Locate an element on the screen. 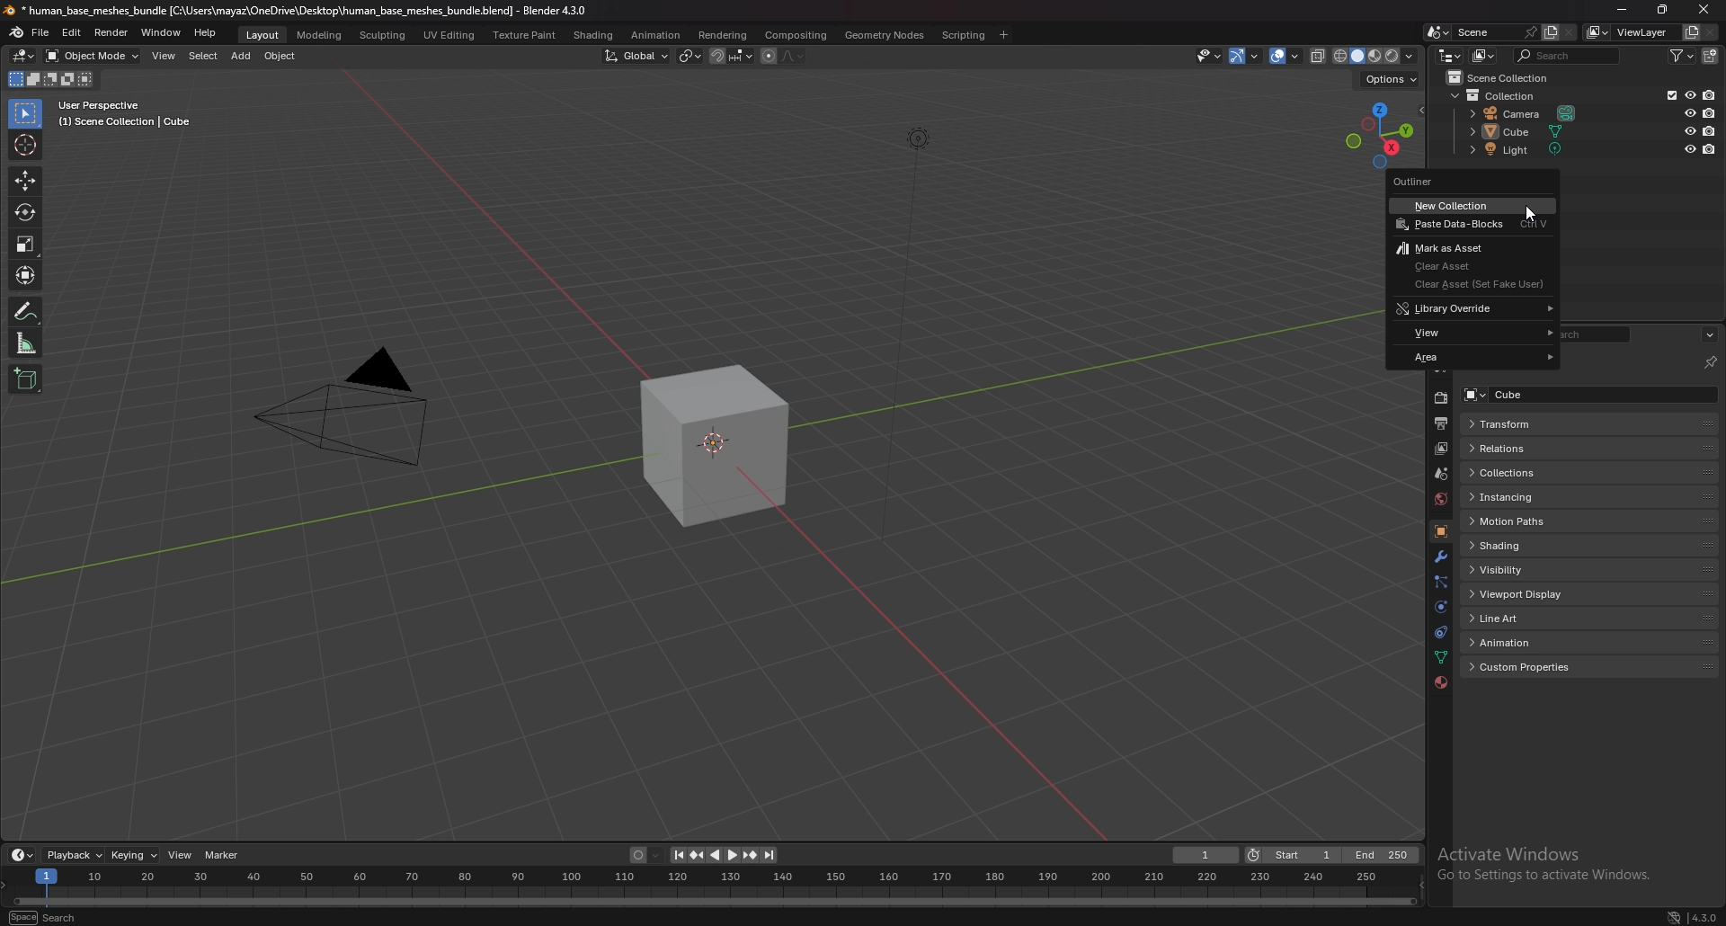  pin scene is located at coordinates (1529, 31).